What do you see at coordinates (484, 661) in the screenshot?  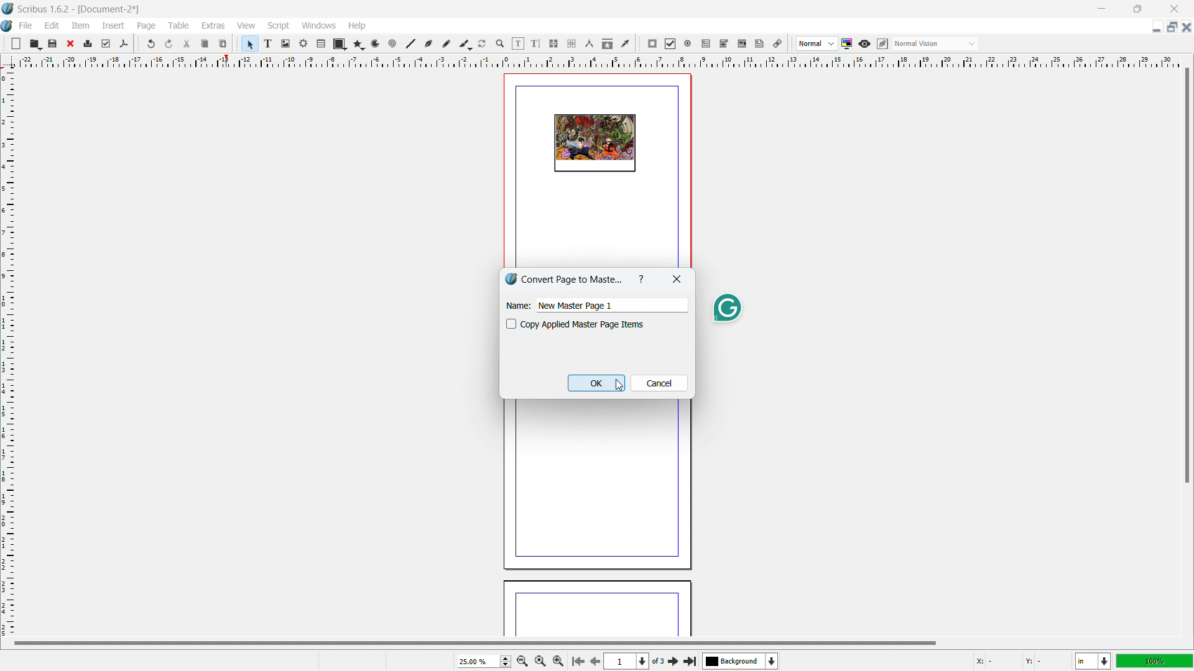 I see `zoom level` at bounding box center [484, 661].